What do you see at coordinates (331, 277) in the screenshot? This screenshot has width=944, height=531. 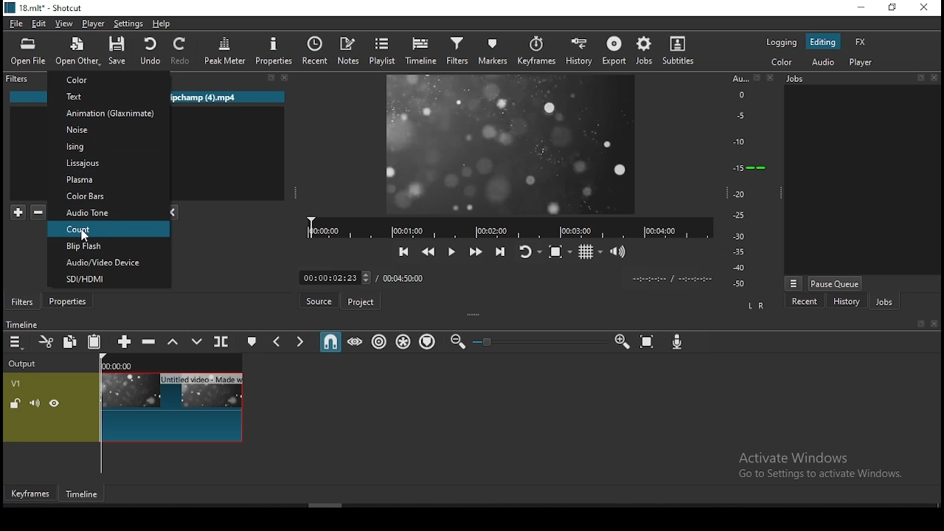 I see `elapsed time` at bounding box center [331, 277].